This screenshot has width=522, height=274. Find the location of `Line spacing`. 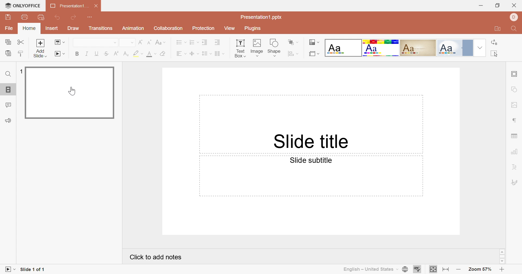

Line spacing is located at coordinates (206, 54).